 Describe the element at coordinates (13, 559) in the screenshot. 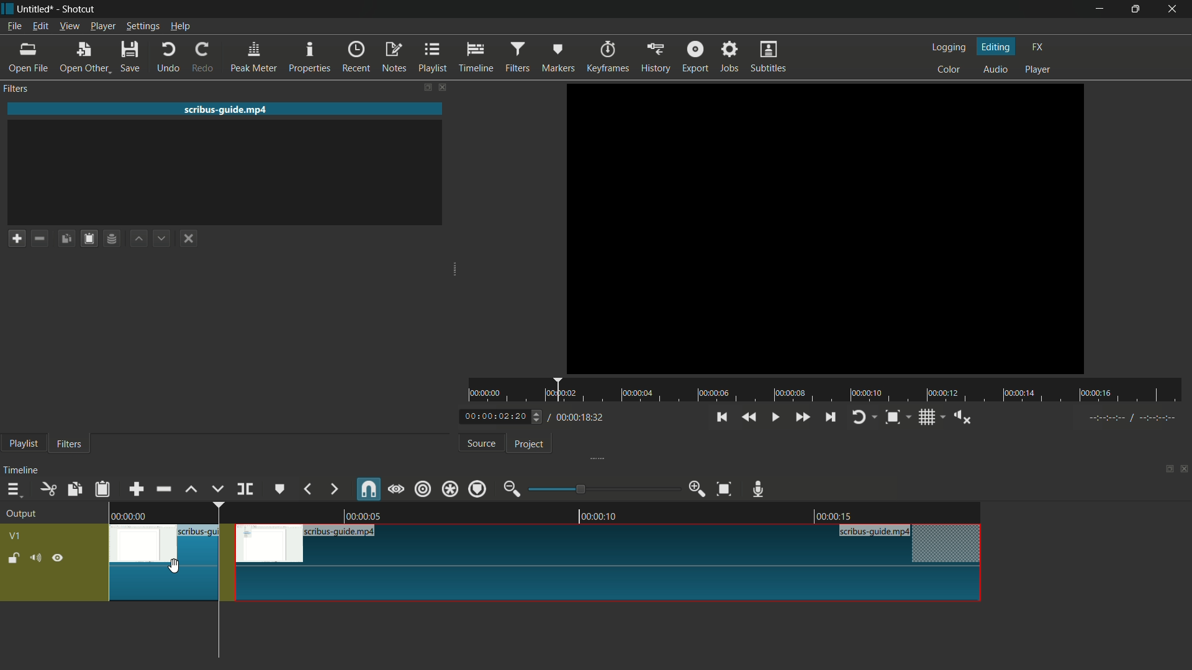

I see `lock` at that location.